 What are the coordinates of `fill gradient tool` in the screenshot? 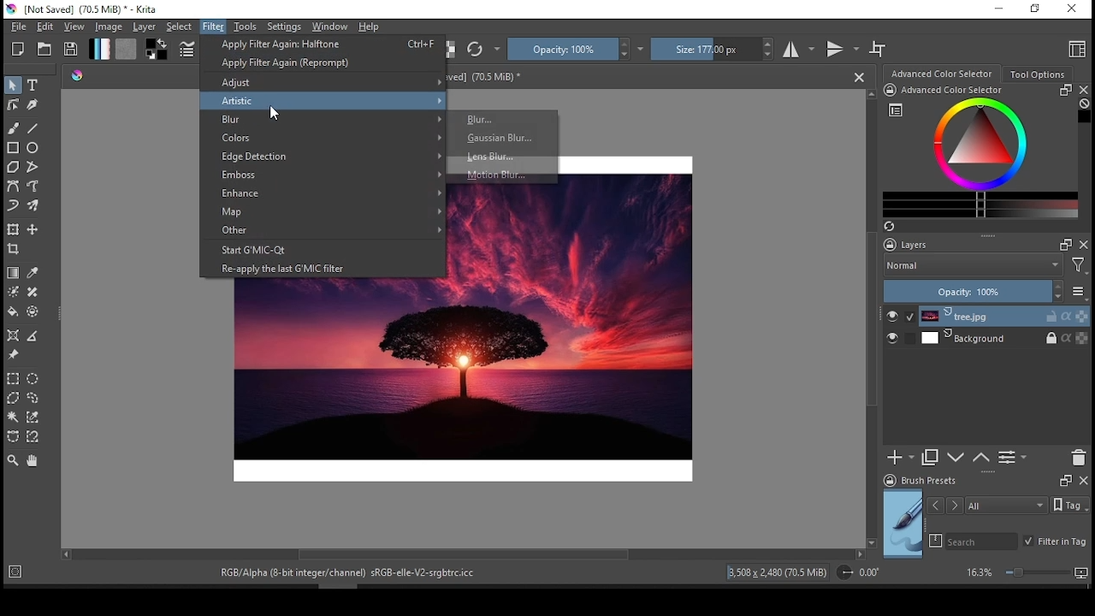 It's located at (99, 49).